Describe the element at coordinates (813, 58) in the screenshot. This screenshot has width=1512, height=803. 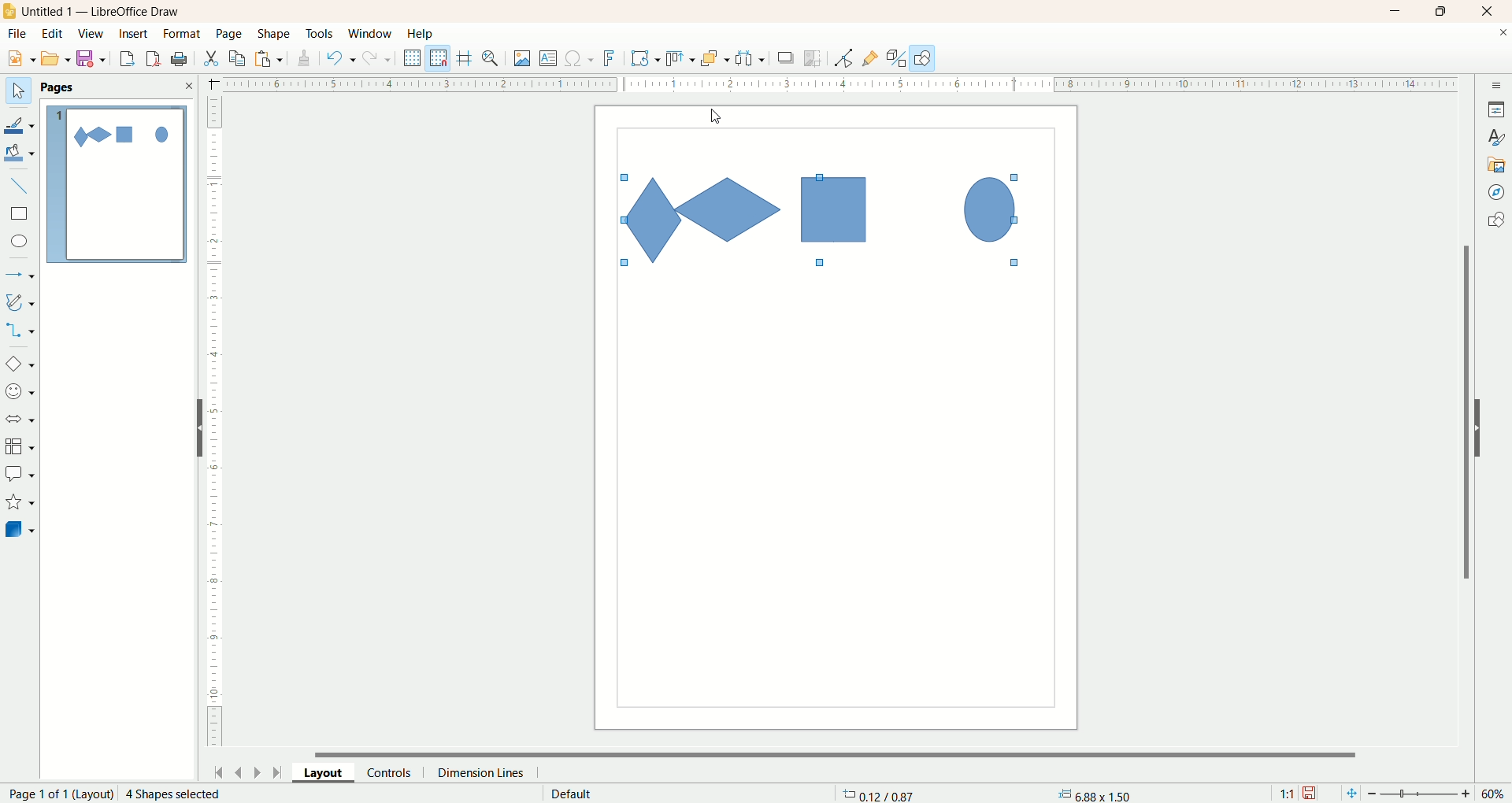
I see `crop image` at that location.